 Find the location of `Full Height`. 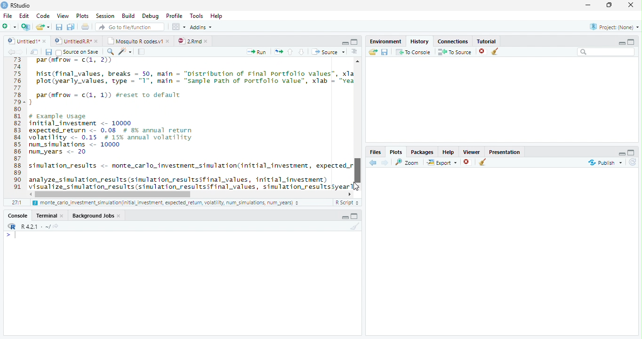

Full Height is located at coordinates (632, 41).